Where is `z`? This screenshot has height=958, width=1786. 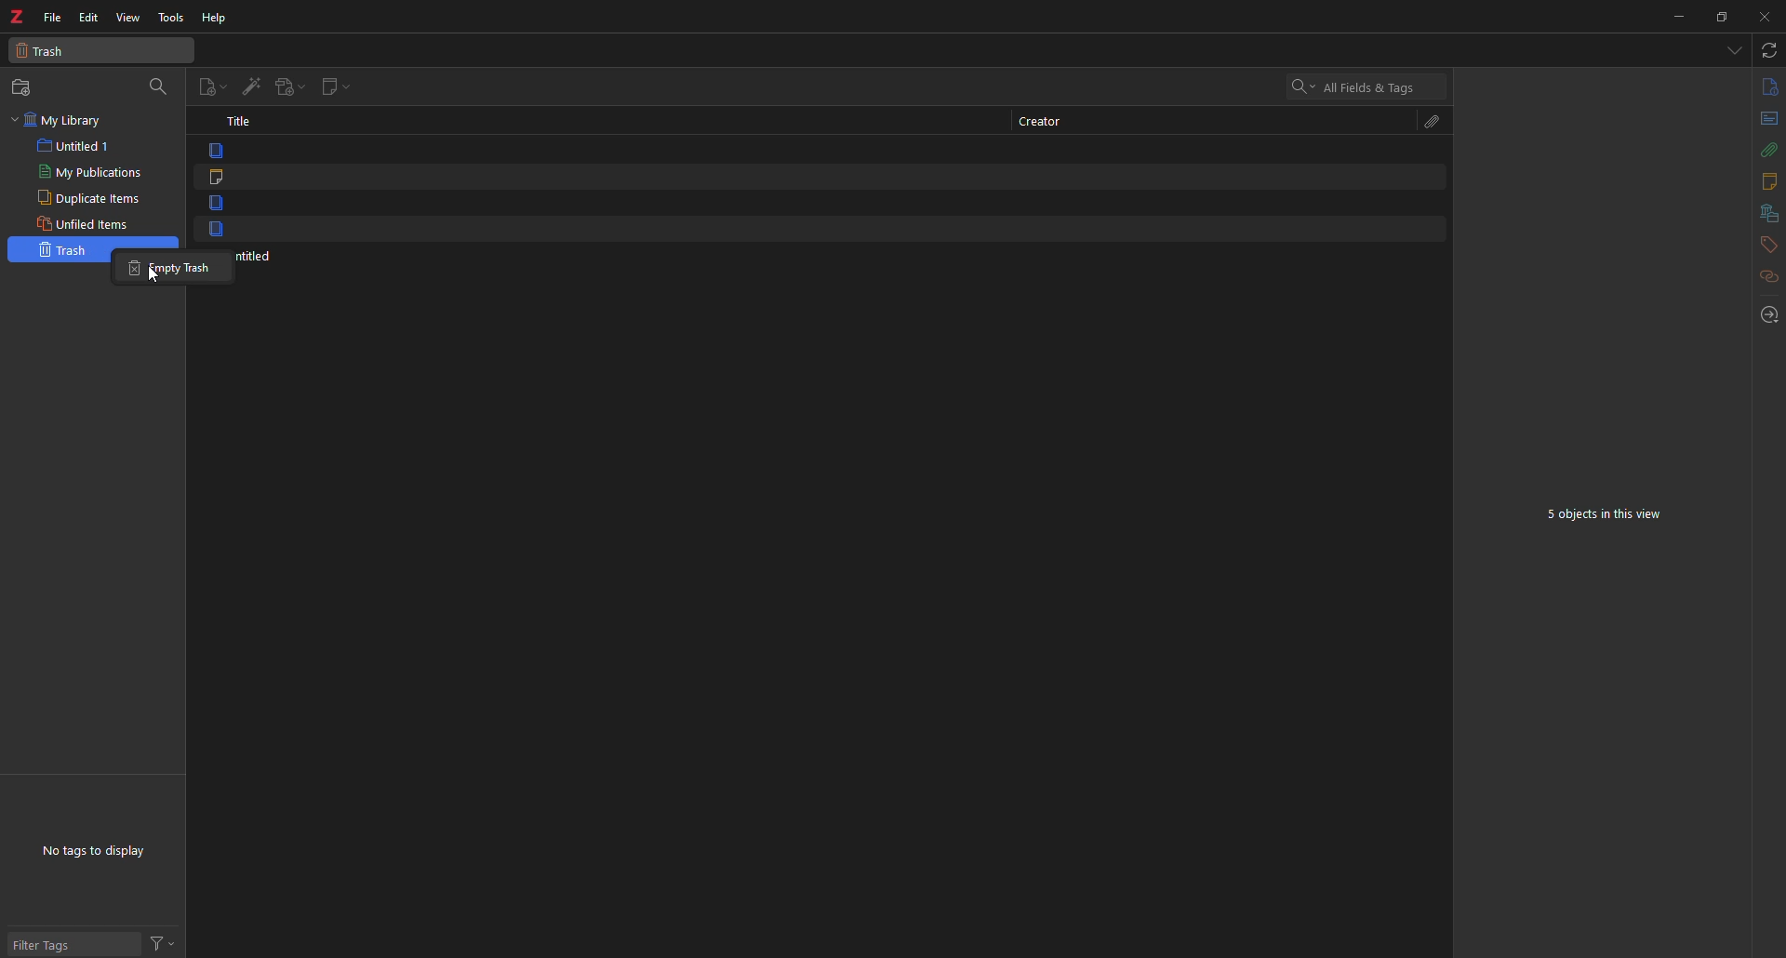 z is located at coordinates (17, 12).